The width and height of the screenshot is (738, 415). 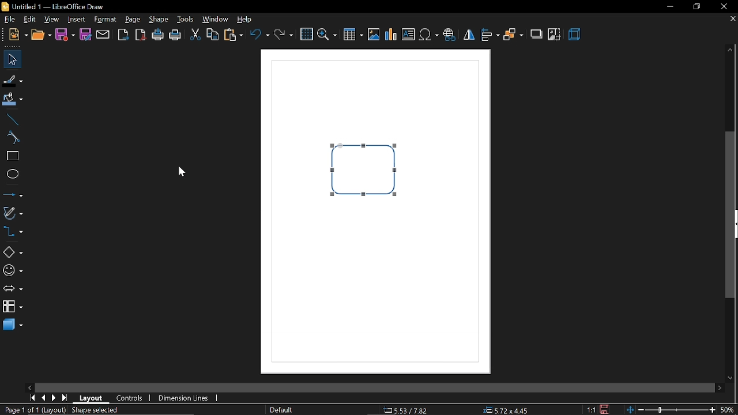 What do you see at coordinates (449, 35) in the screenshot?
I see `insert hyperlink` at bounding box center [449, 35].